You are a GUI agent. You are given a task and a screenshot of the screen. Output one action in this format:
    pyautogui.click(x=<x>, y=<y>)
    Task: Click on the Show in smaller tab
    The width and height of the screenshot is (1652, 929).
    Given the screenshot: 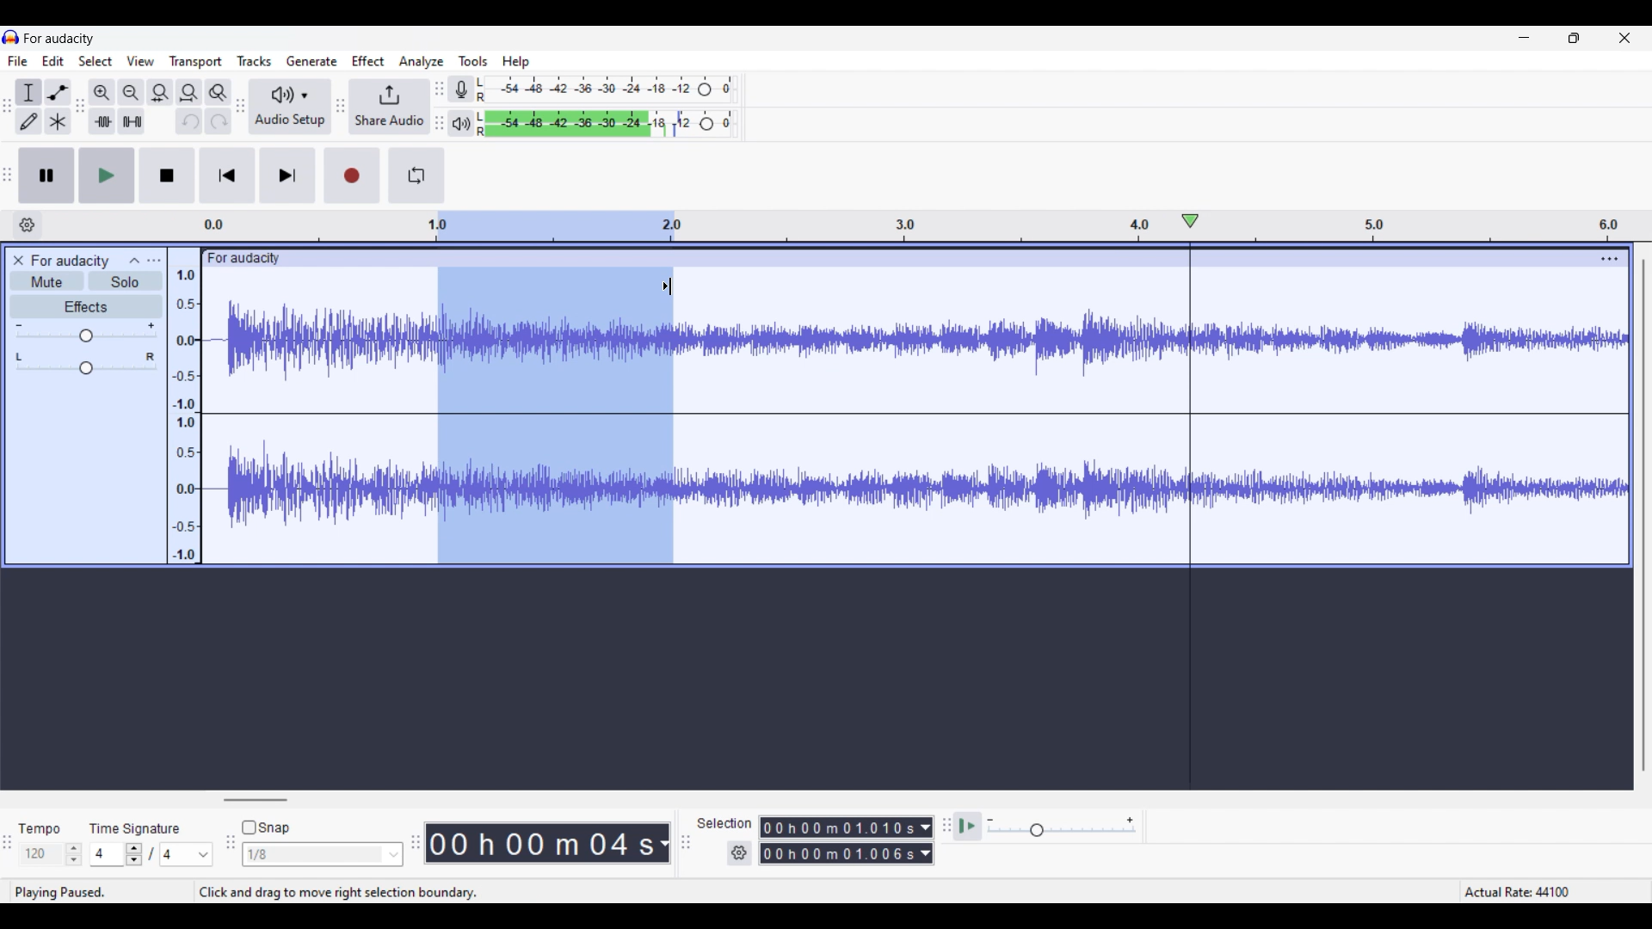 What is the action you would take?
    pyautogui.click(x=1574, y=38)
    